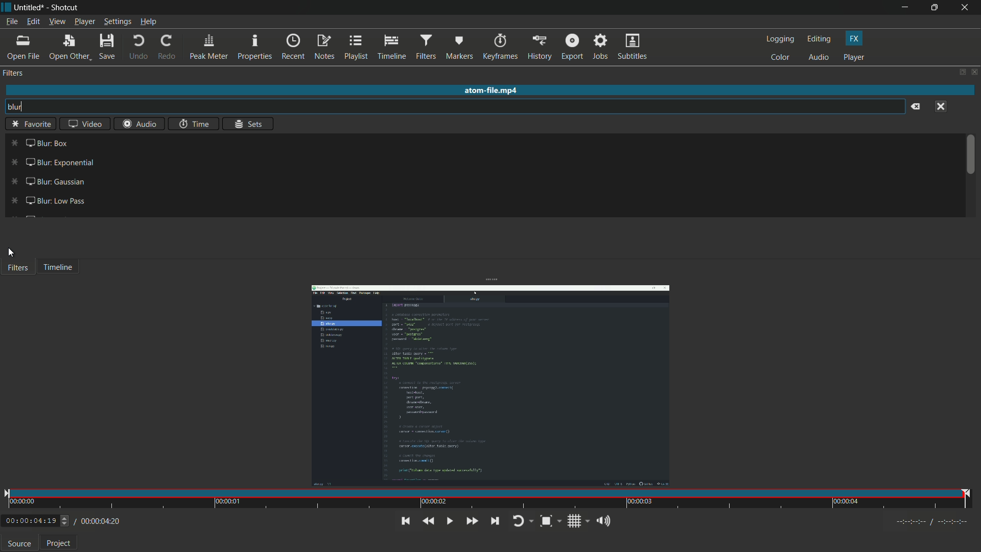  What do you see at coordinates (85, 22) in the screenshot?
I see `player menu` at bounding box center [85, 22].